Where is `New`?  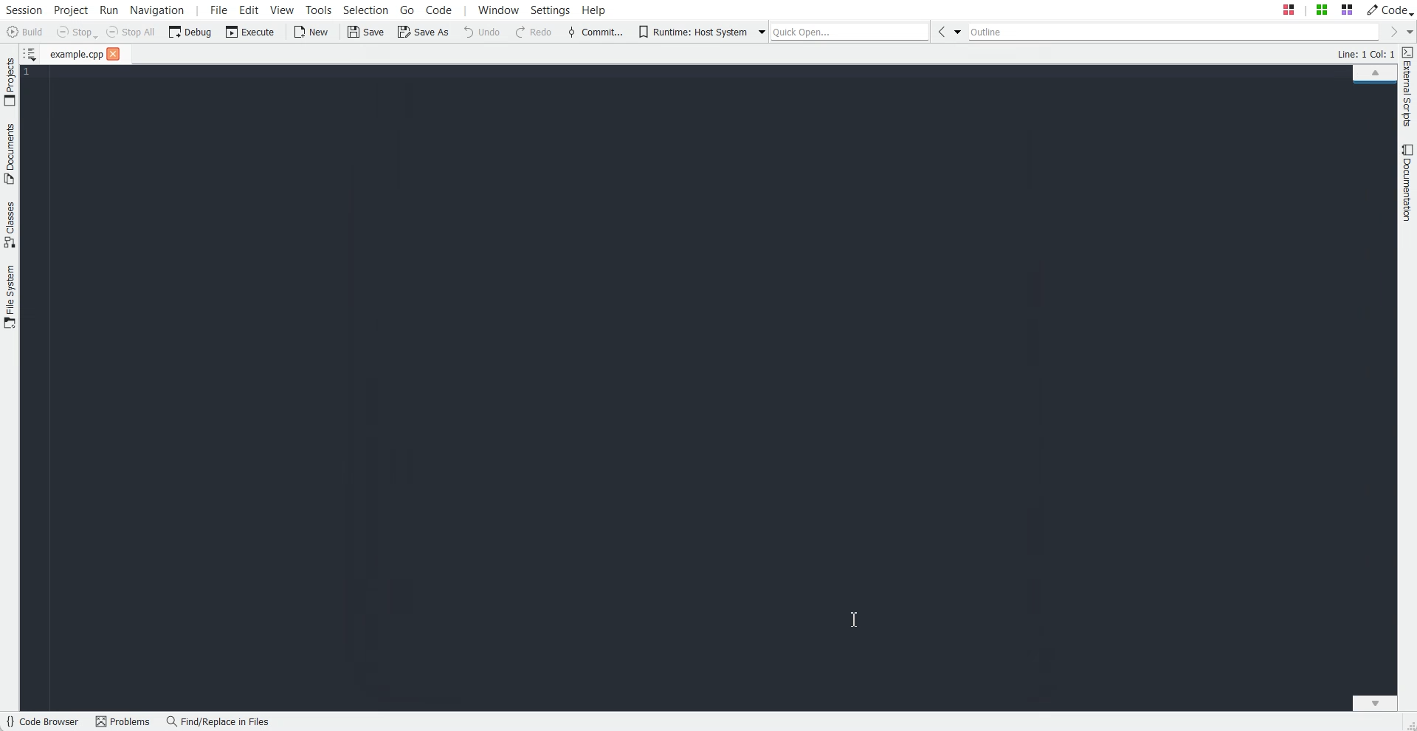
New is located at coordinates (314, 32).